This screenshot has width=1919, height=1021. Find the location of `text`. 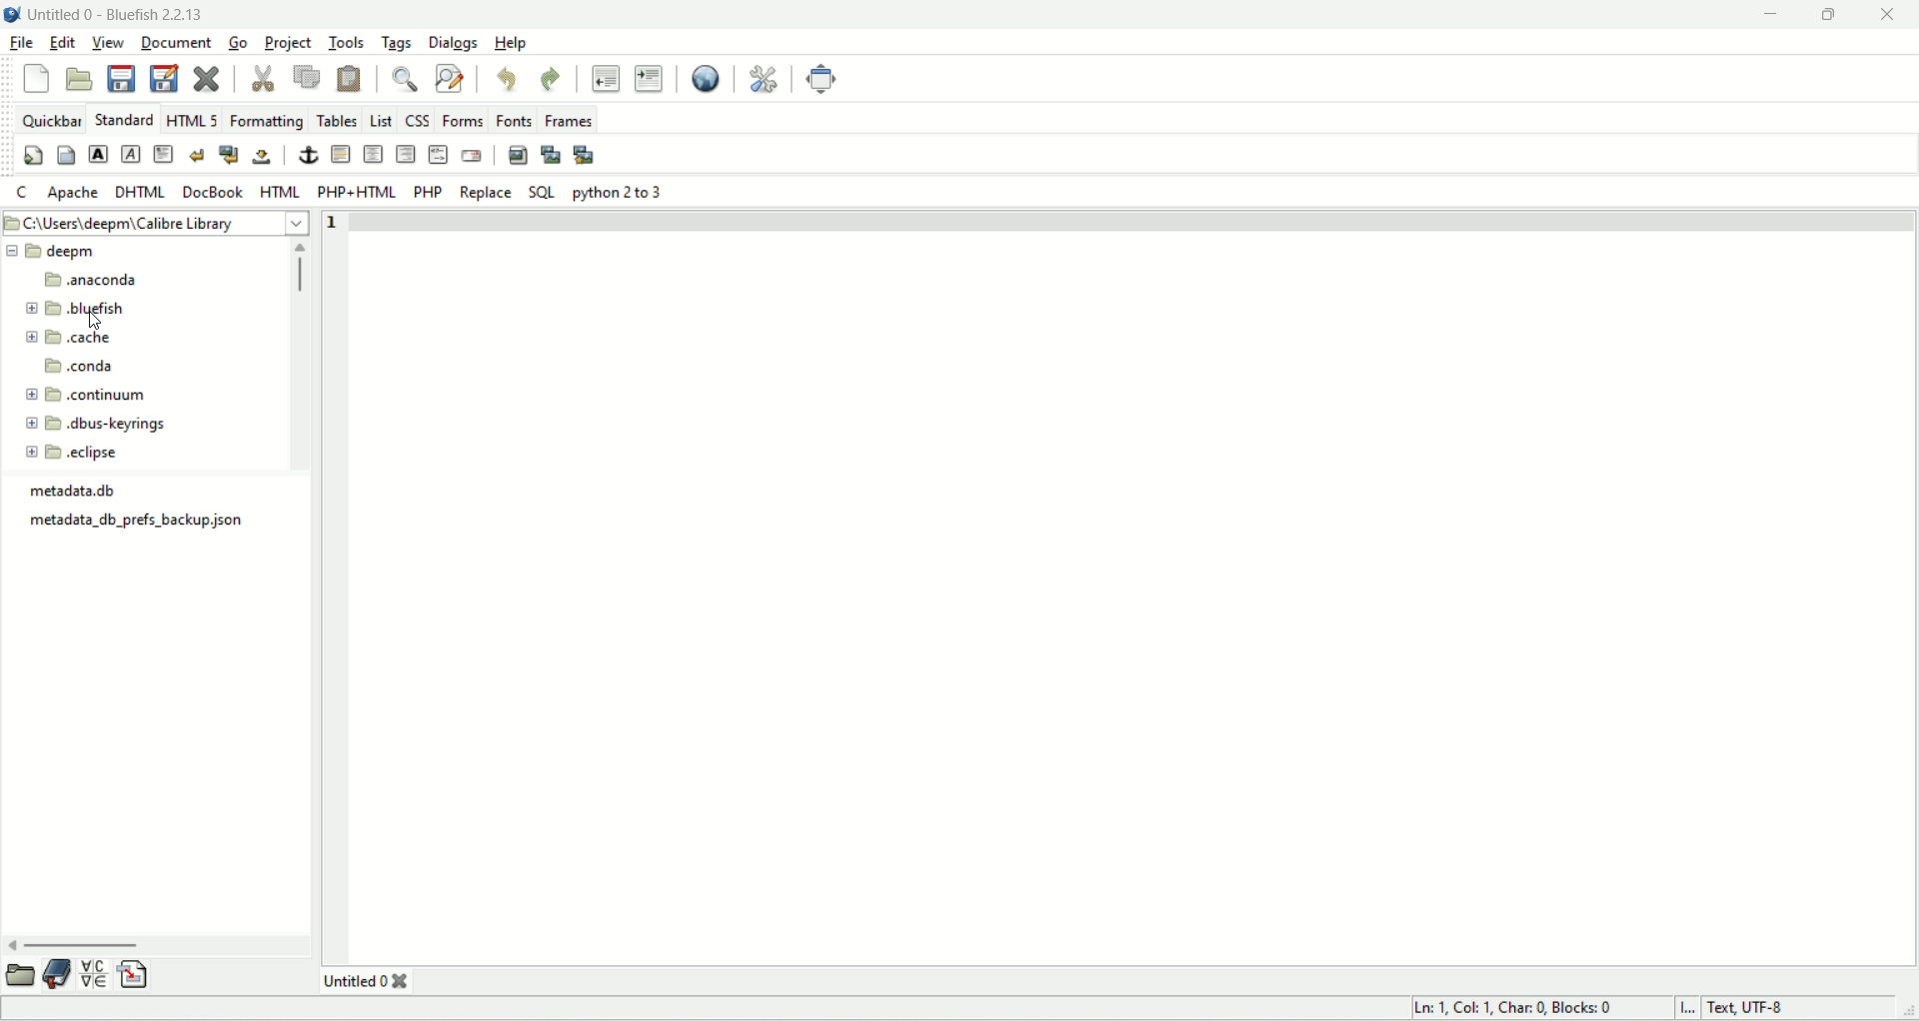

text is located at coordinates (140, 521).